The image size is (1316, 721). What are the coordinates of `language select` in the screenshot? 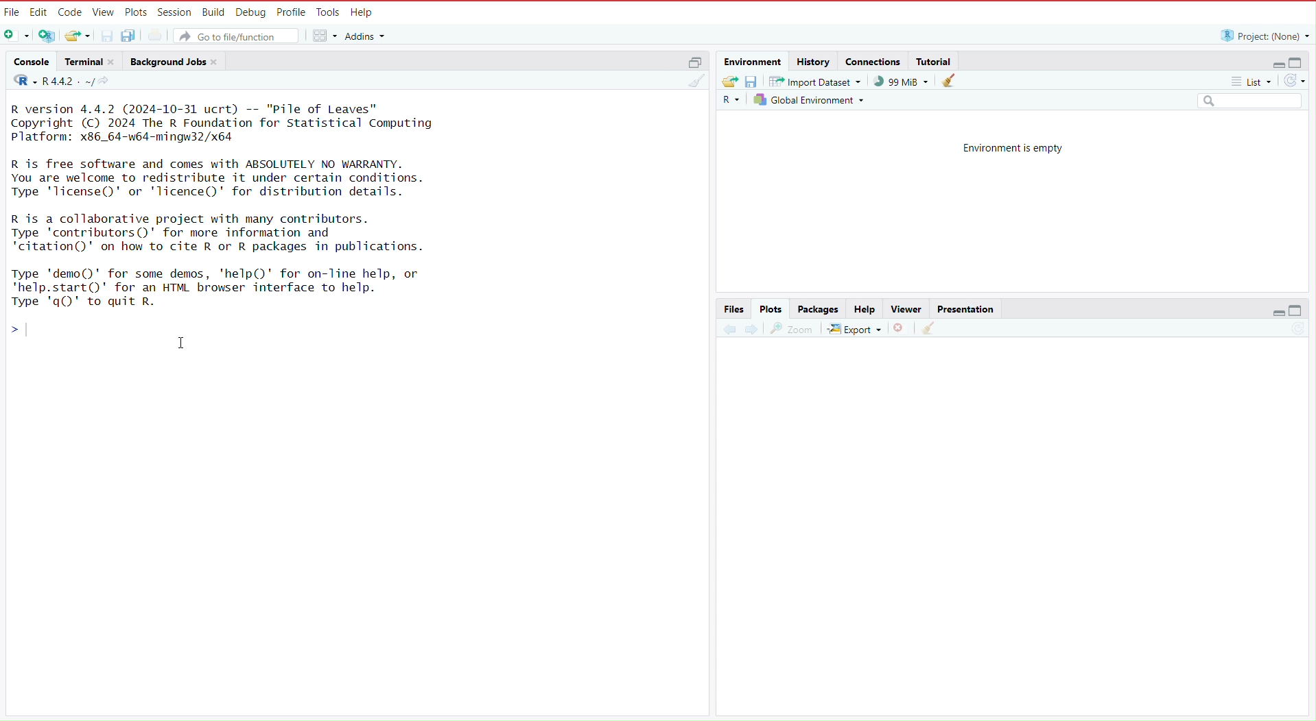 It's located at (20, 82).